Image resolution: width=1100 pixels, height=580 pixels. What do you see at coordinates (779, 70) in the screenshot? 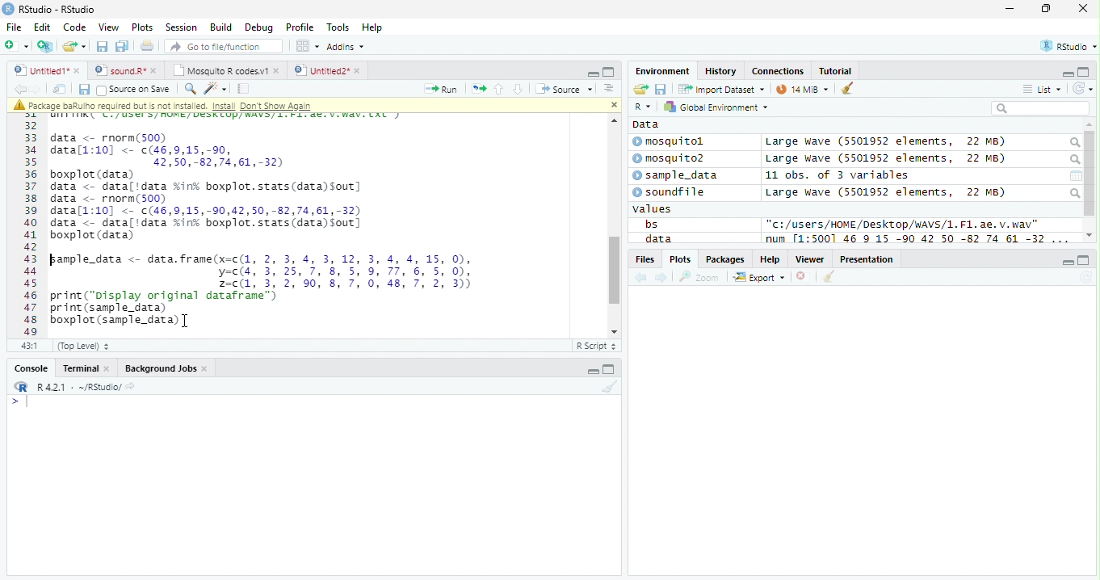
I see `Connections` at bounding box center [779, 70].